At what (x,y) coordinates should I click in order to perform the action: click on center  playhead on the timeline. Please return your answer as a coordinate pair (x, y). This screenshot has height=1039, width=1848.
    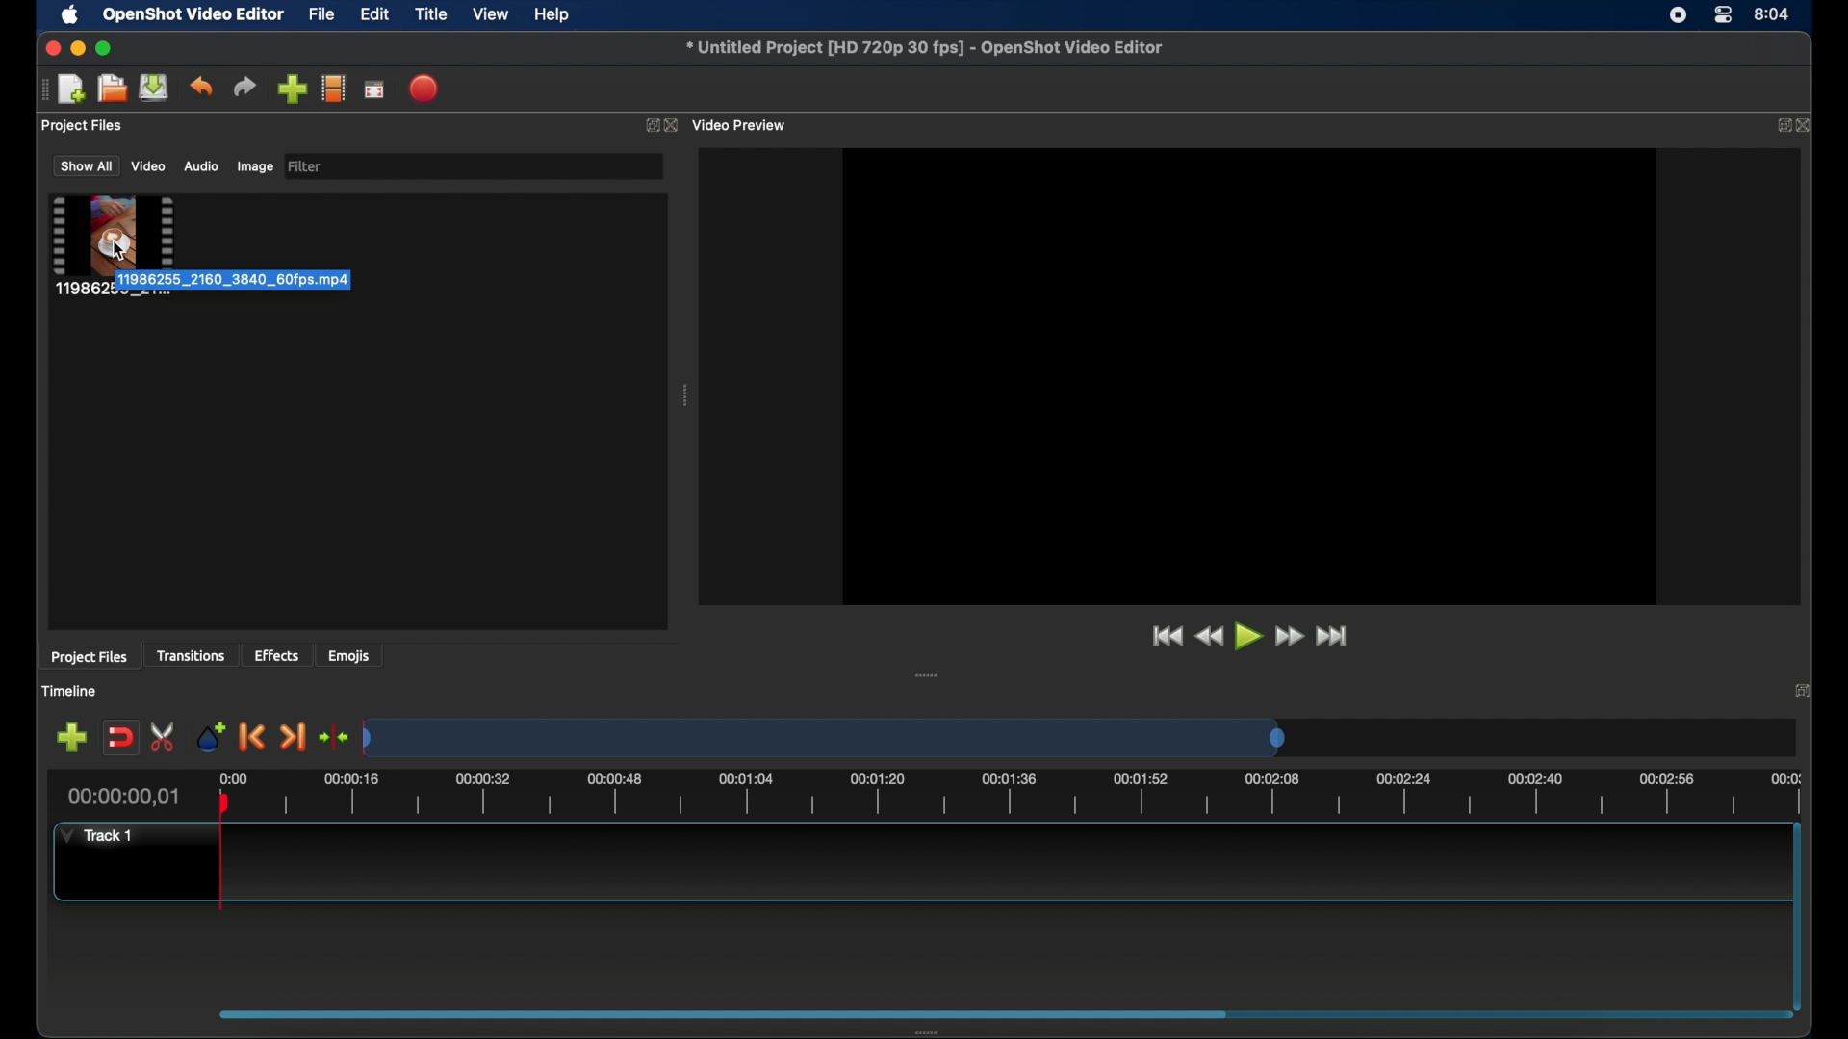
    Looking at the image, I should click on (333, 735).